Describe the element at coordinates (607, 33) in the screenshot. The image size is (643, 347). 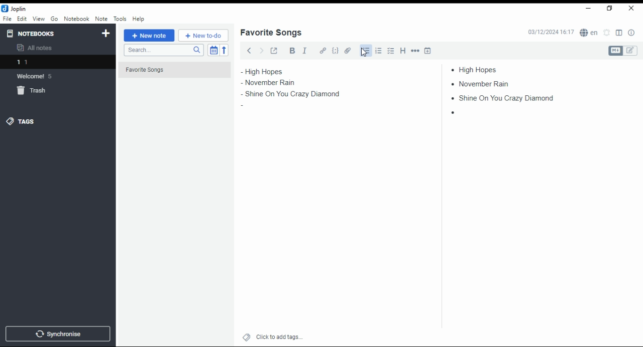
I see `set alarm` at that location.